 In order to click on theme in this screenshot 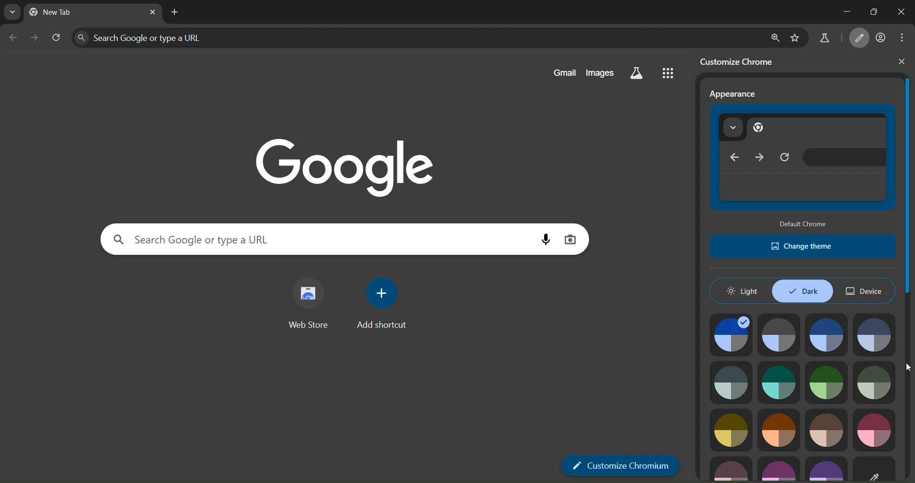, I will do `click(732, 334)`.